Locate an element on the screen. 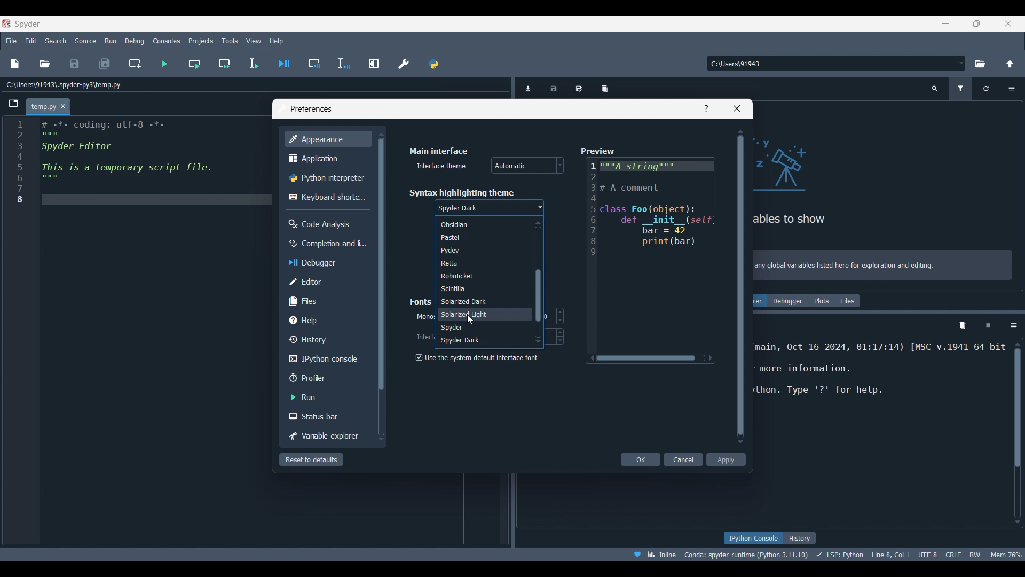 This screenshot has width=1025, height=577. Debugger is located at coordinates (789, 301).